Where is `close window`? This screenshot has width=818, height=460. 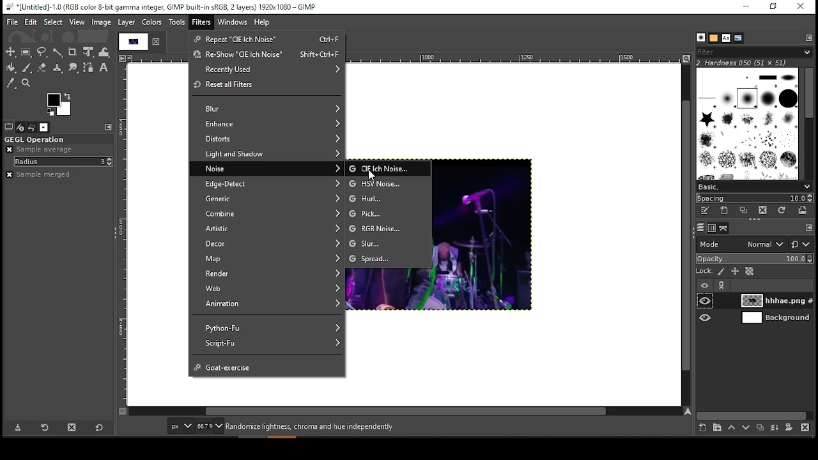 close window is located at coordinates (801, 7).